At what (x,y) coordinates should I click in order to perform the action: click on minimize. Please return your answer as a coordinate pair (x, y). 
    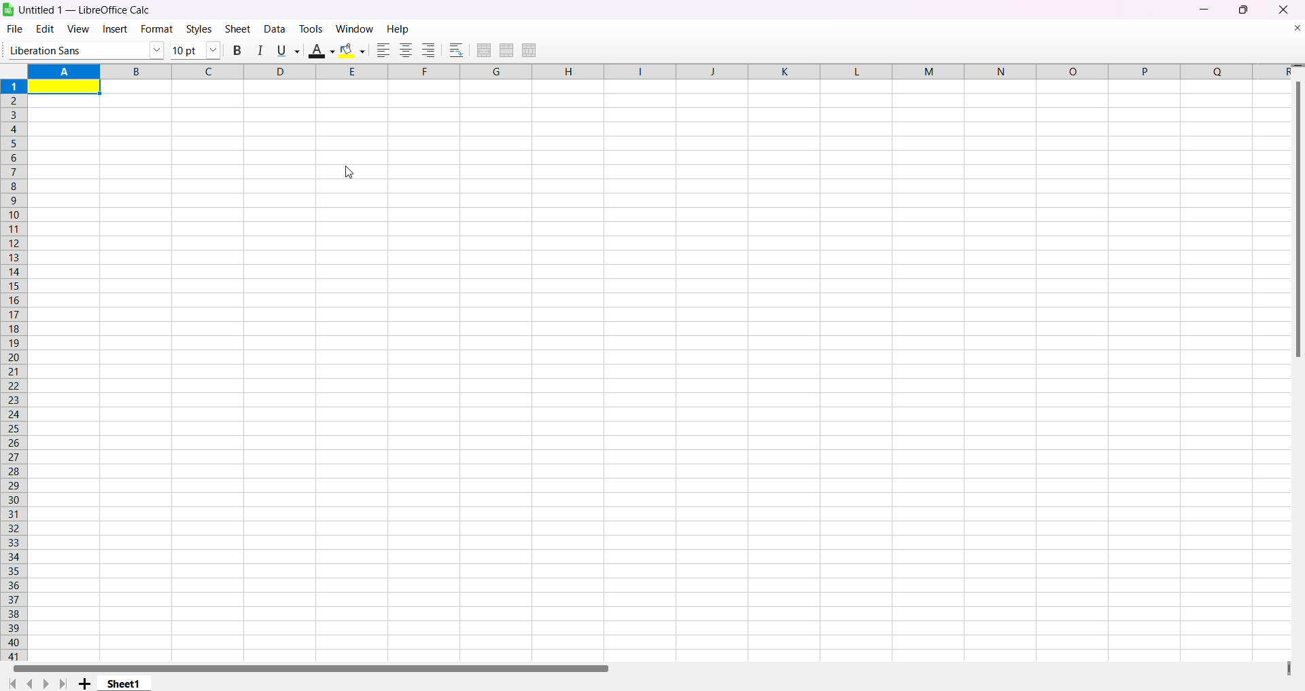
    Looking at the image, I should click on (1206, 12).